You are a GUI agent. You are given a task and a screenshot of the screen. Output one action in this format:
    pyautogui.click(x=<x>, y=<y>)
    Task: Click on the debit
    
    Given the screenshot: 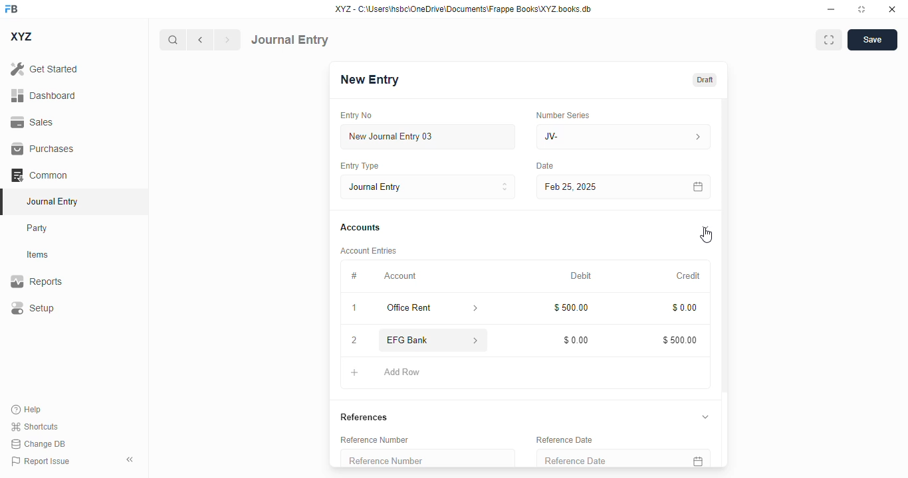 What is the action you would take?
    pyautogui.click(x=582, y=277)
    